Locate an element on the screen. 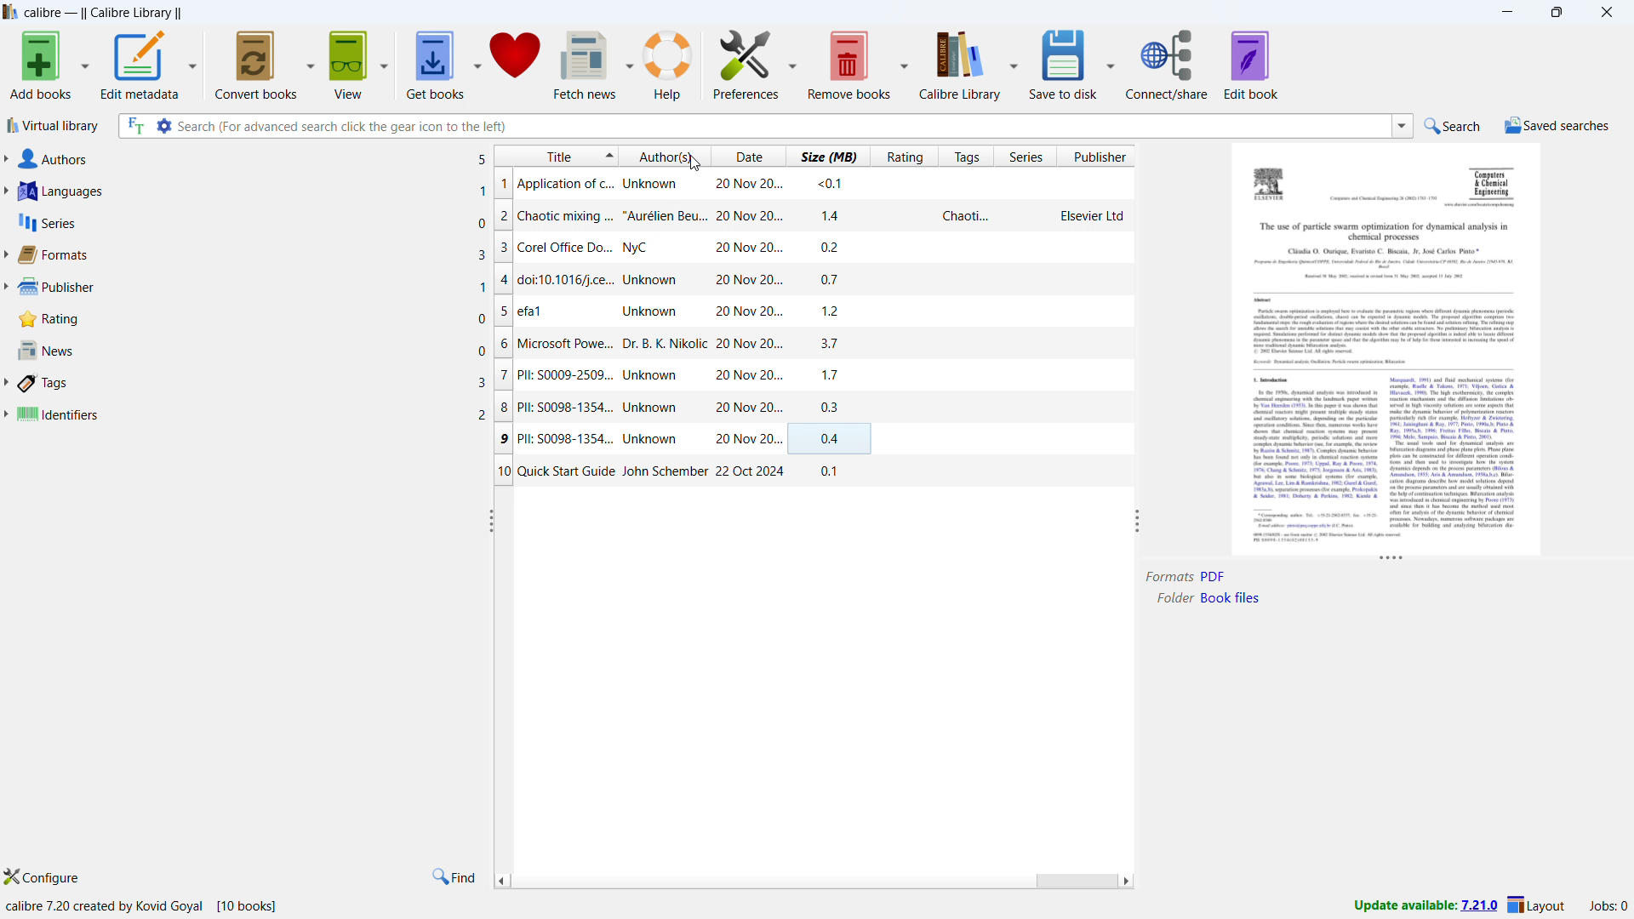 The width and height of the screenshot is (1634, 919). sort by ratings is located at coordinates (902, 157).